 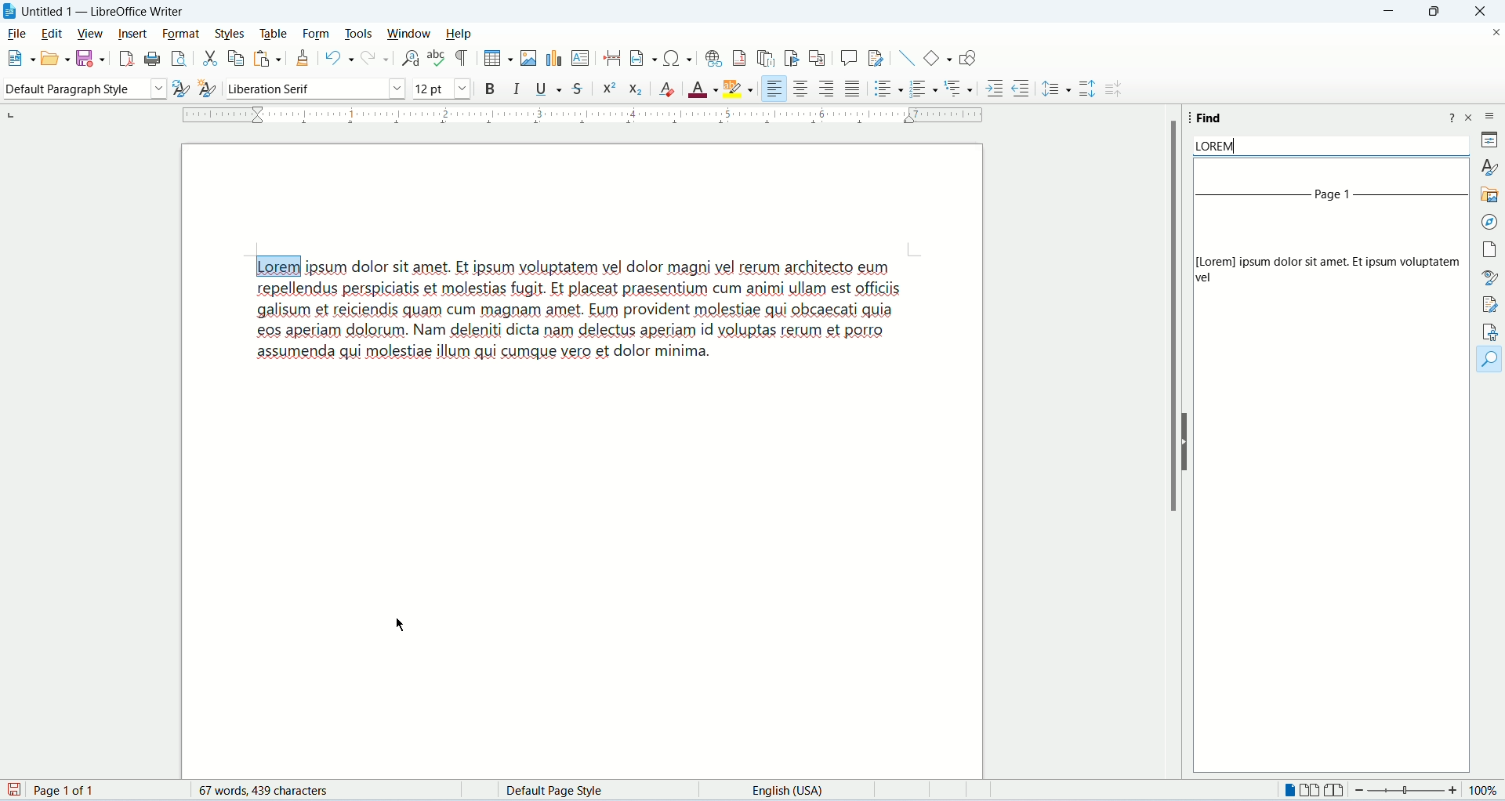 I want to click on page number, so click(x=1335, y=201).